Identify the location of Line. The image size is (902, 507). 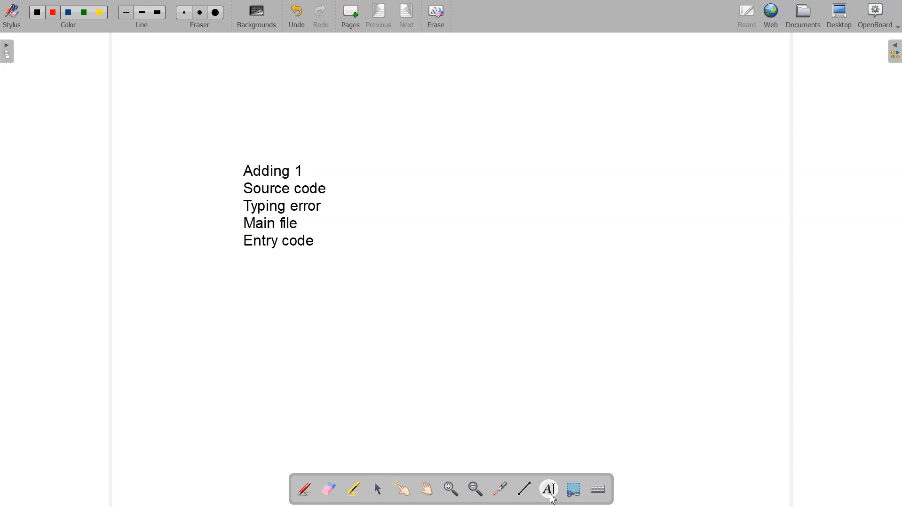
(142, 25).